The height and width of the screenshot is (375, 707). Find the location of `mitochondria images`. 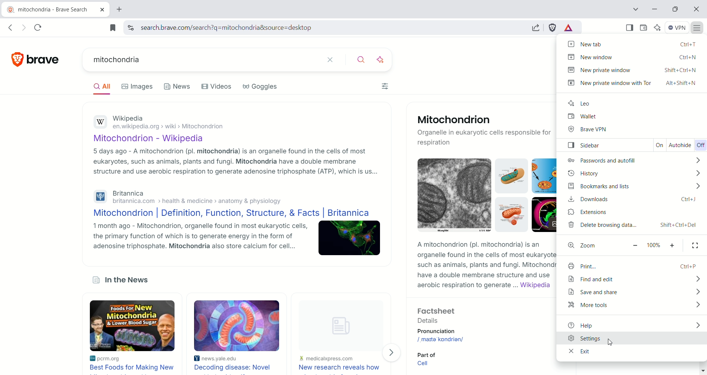

mitochondria images is located at coordinates (485, 193).